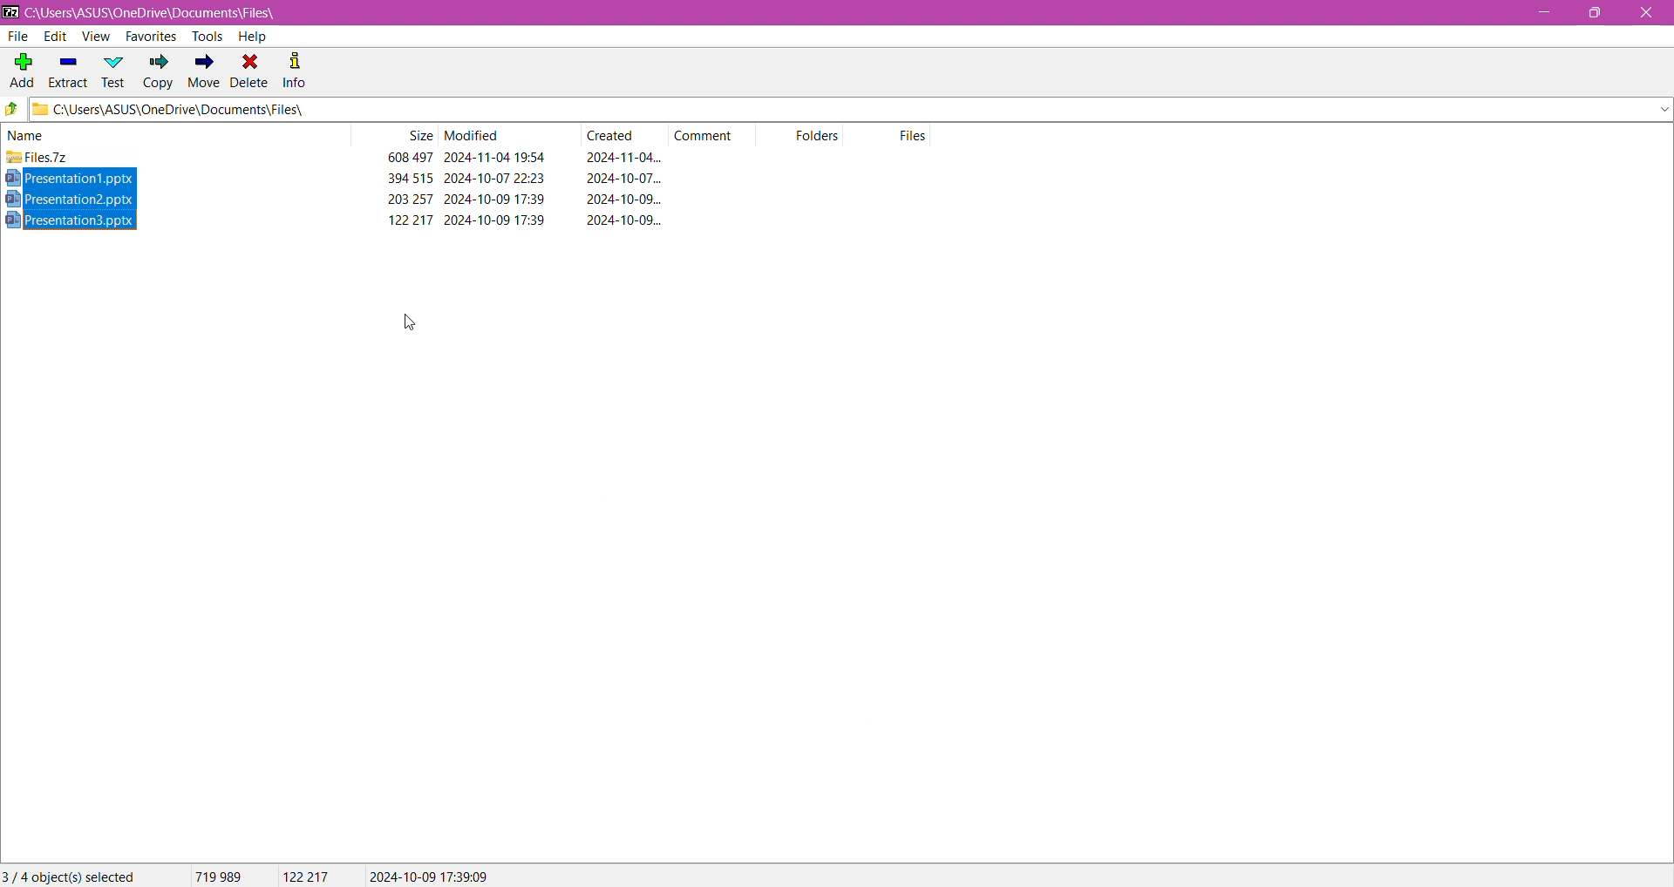 The height and width of the screenshot is (887, 1674). What do you see at coordinates (10, 11) in the screenshot?
I see `Application Logo` at bounding box center [10, 11].